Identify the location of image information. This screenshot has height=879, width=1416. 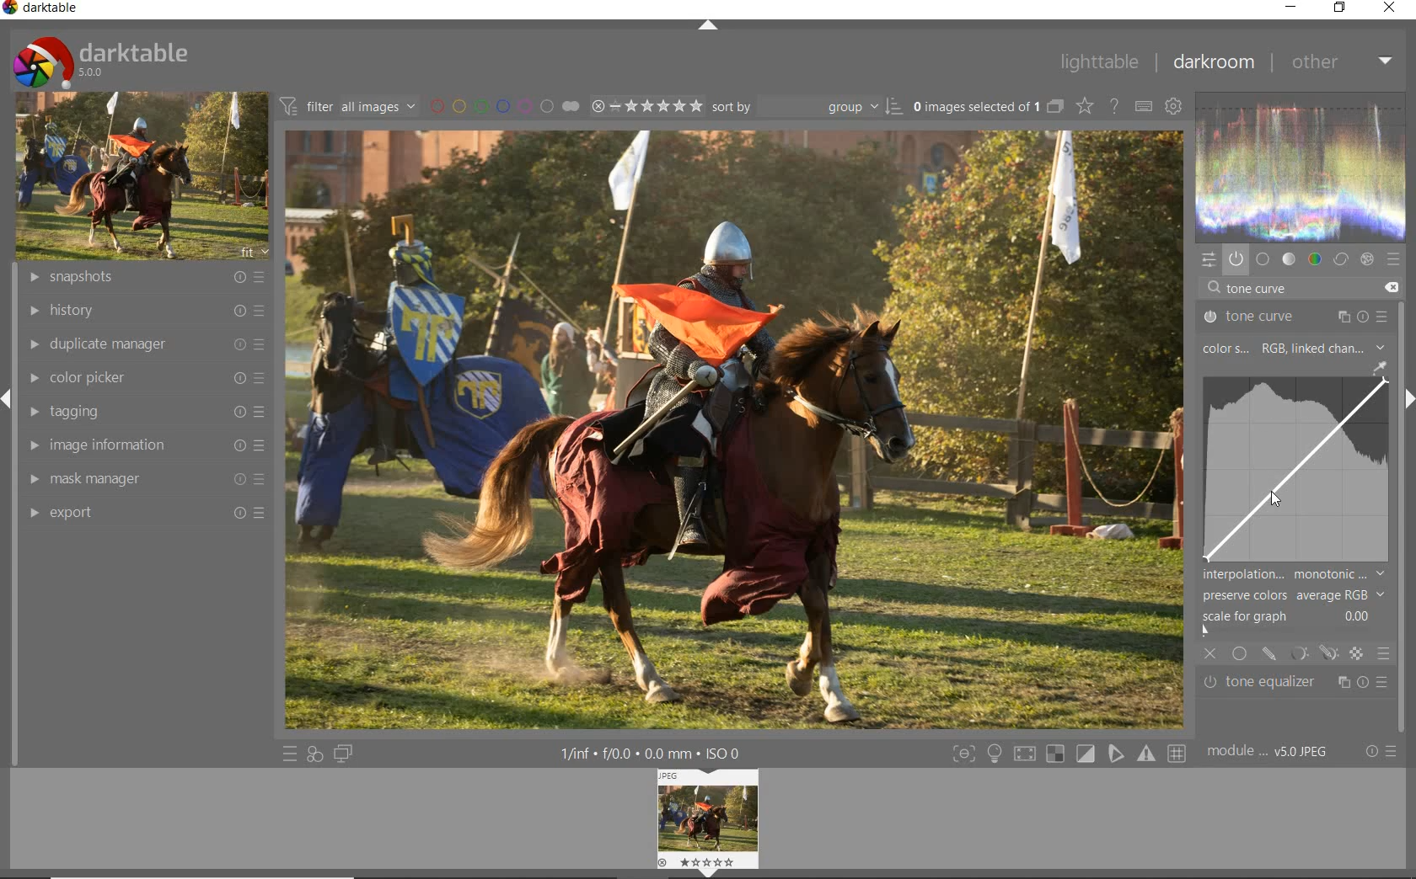
(142, 445).